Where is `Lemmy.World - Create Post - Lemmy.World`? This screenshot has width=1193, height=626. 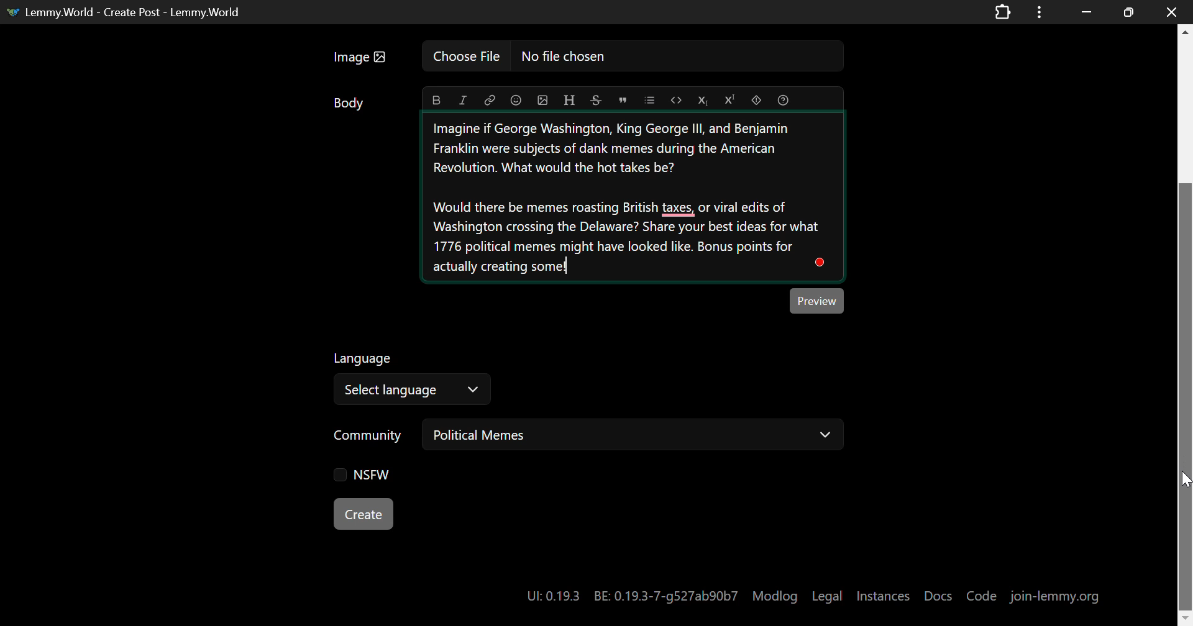
Lemmy.World - Create Post - Lemmy.World is located at coordinates (134, 12).